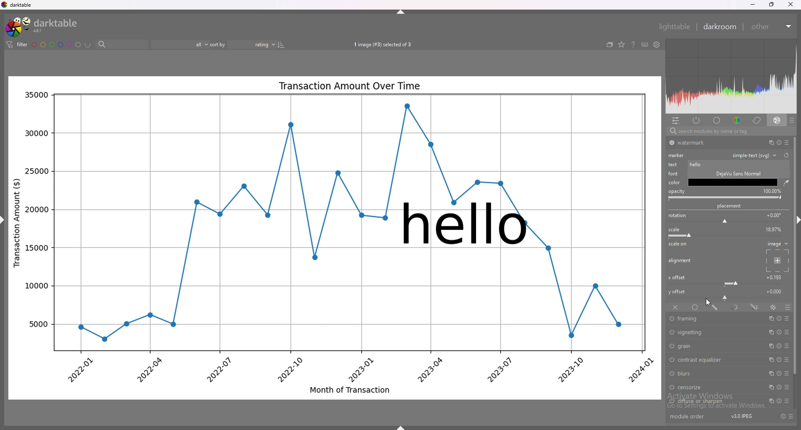 The height and width of the screenshot is (430, 801). I want to click on waterdrop, so click(786, 183).